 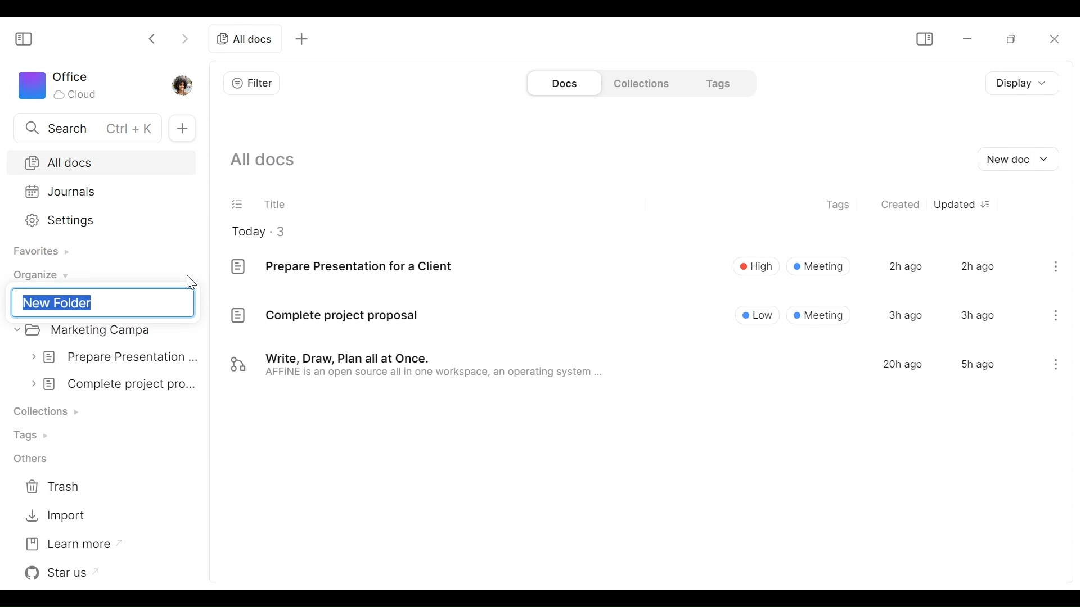 What do you see at coordinates (267, 231) in the screenshot?
I see `Today - 3` at bounding box center [267, 231].